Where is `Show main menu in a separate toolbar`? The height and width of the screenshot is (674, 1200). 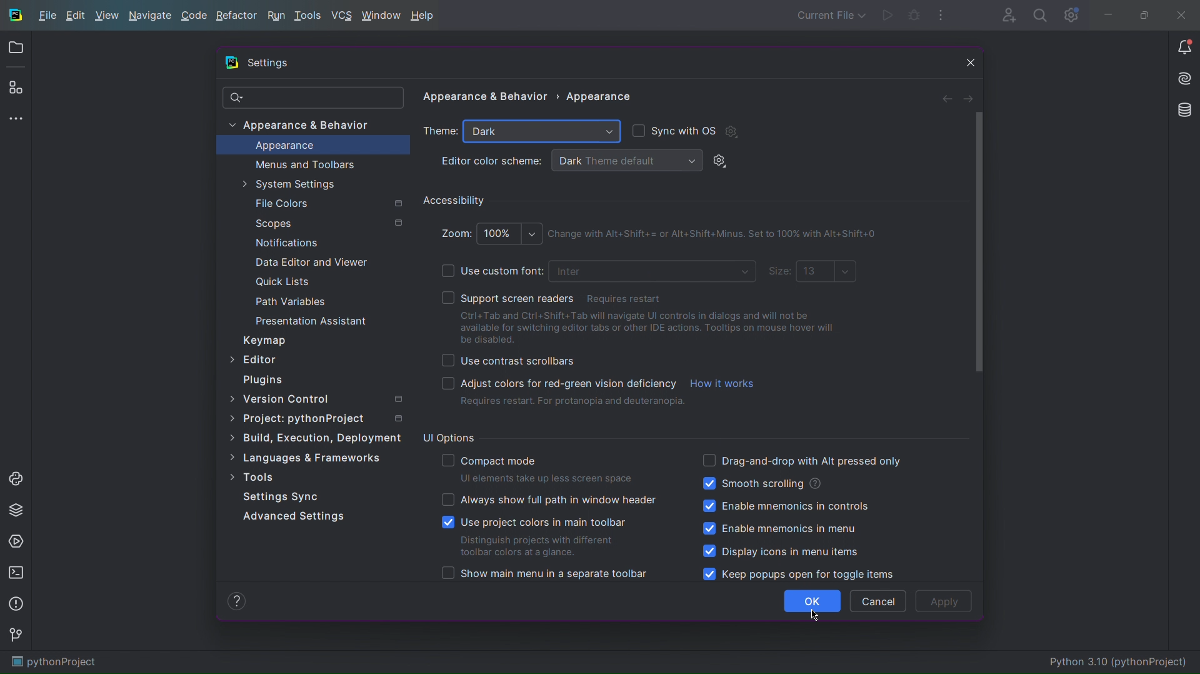 Show main menu in a separate toolbar is located at coordinates (544, 573).